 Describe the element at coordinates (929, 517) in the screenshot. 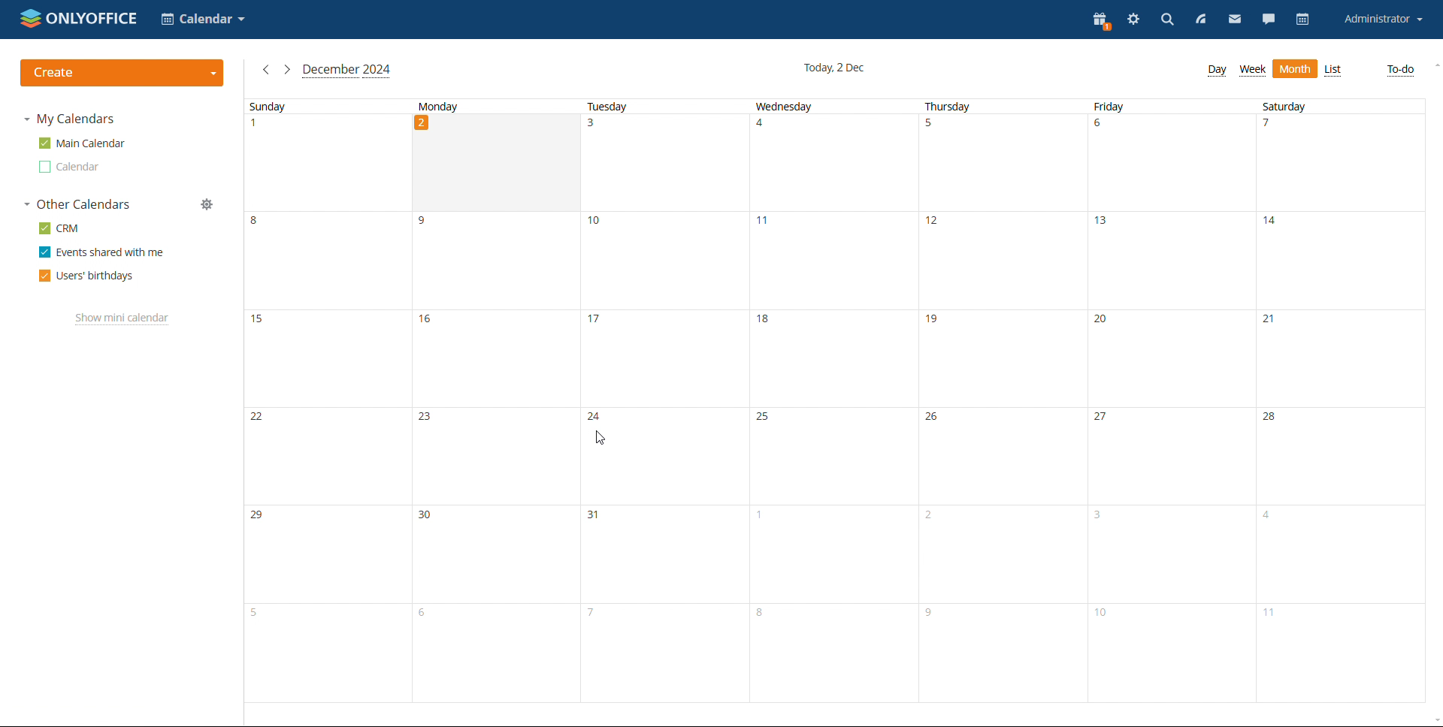

I see `2` at that location.